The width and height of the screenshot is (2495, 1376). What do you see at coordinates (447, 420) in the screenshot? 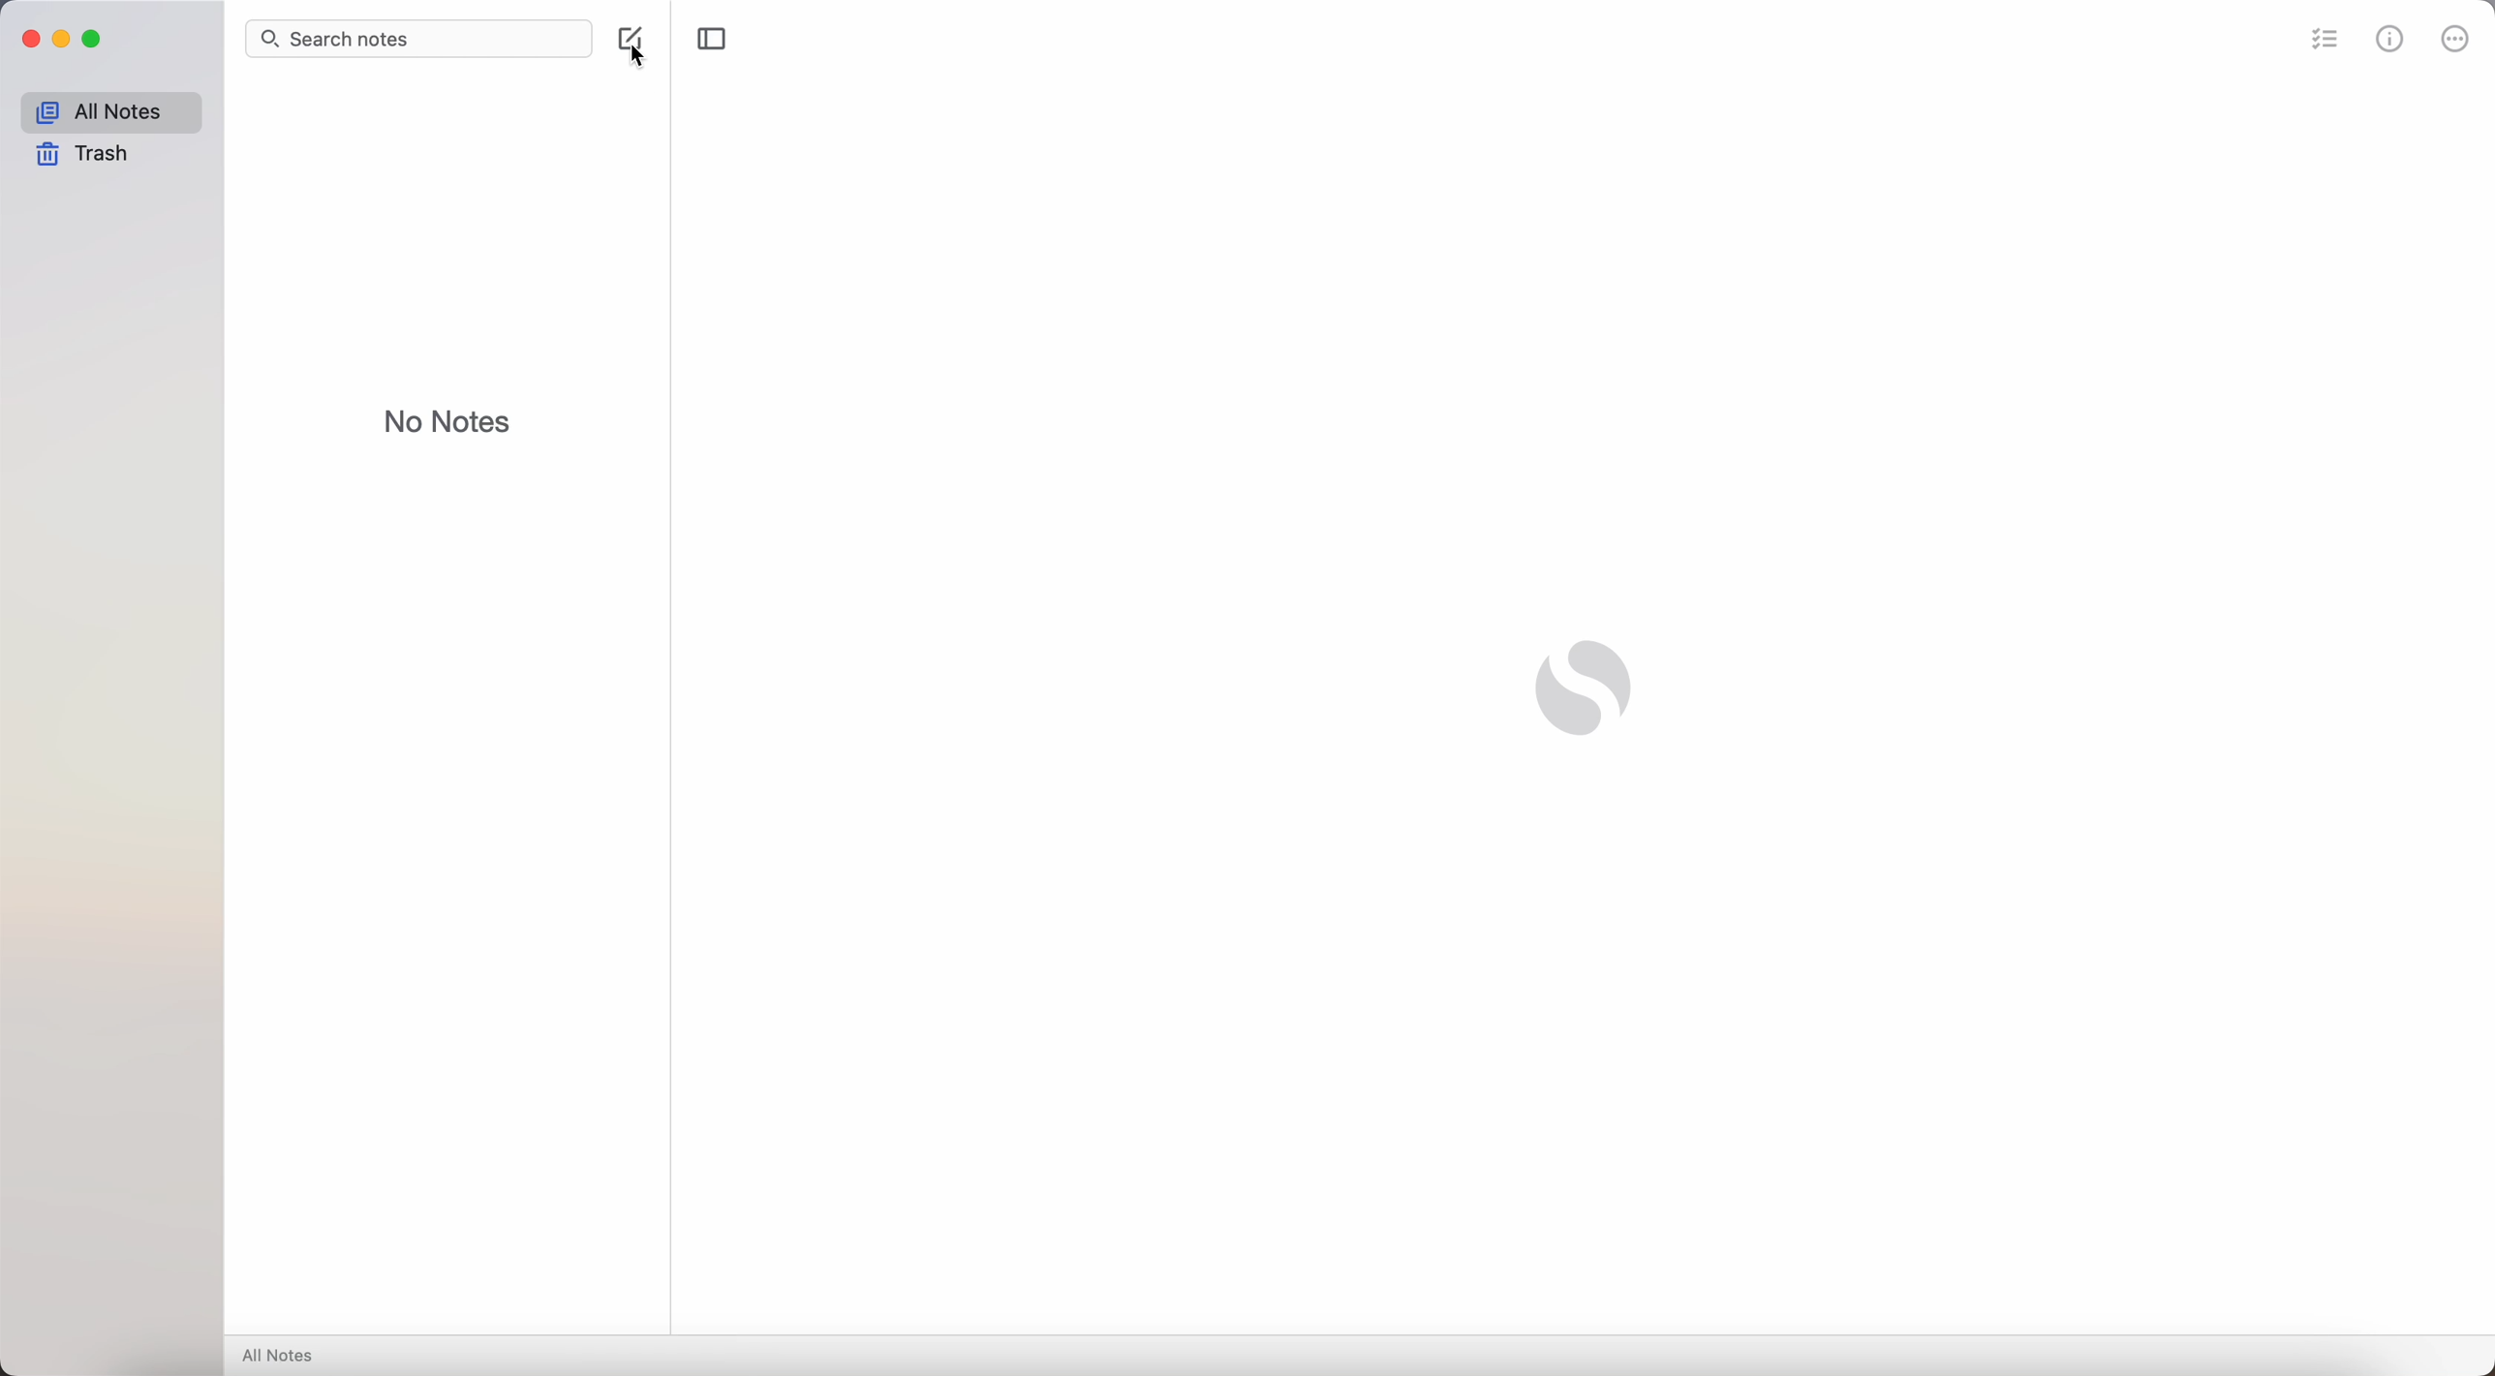
I see `no notes` at bounding box center [447, 420].